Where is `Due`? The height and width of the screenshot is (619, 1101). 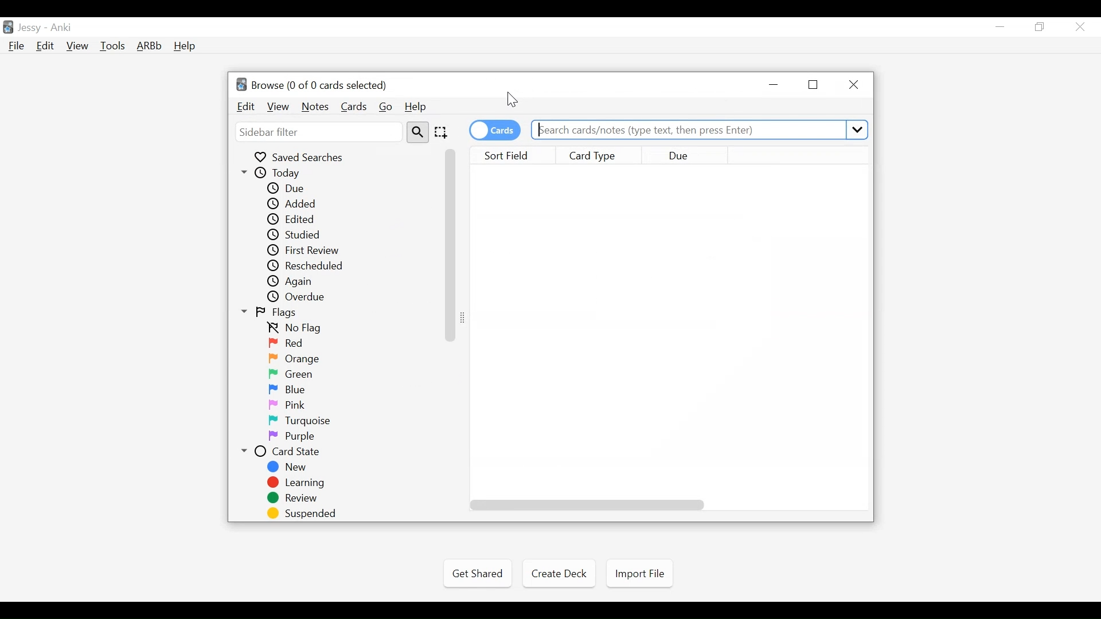
Due is located at coordinates (292, 187).